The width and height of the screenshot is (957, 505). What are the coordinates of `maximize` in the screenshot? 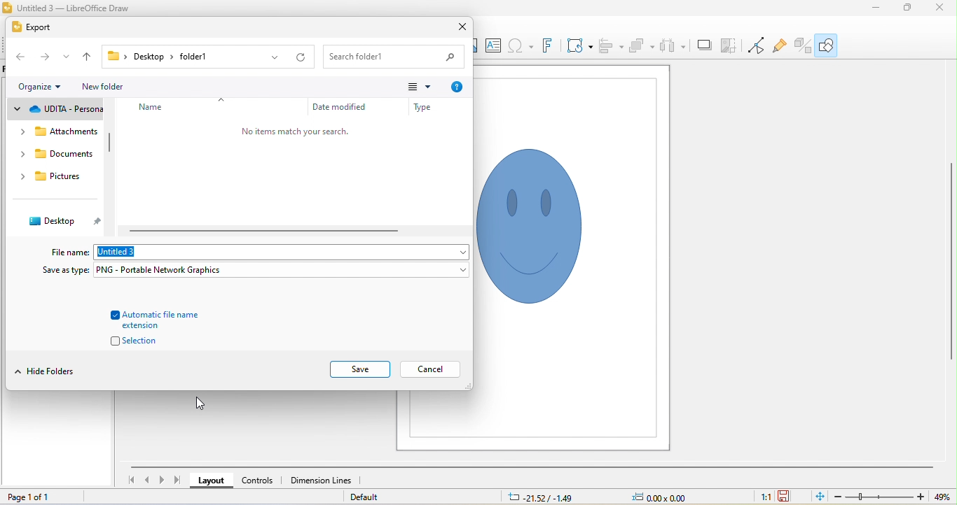 It's located at (906, 8).